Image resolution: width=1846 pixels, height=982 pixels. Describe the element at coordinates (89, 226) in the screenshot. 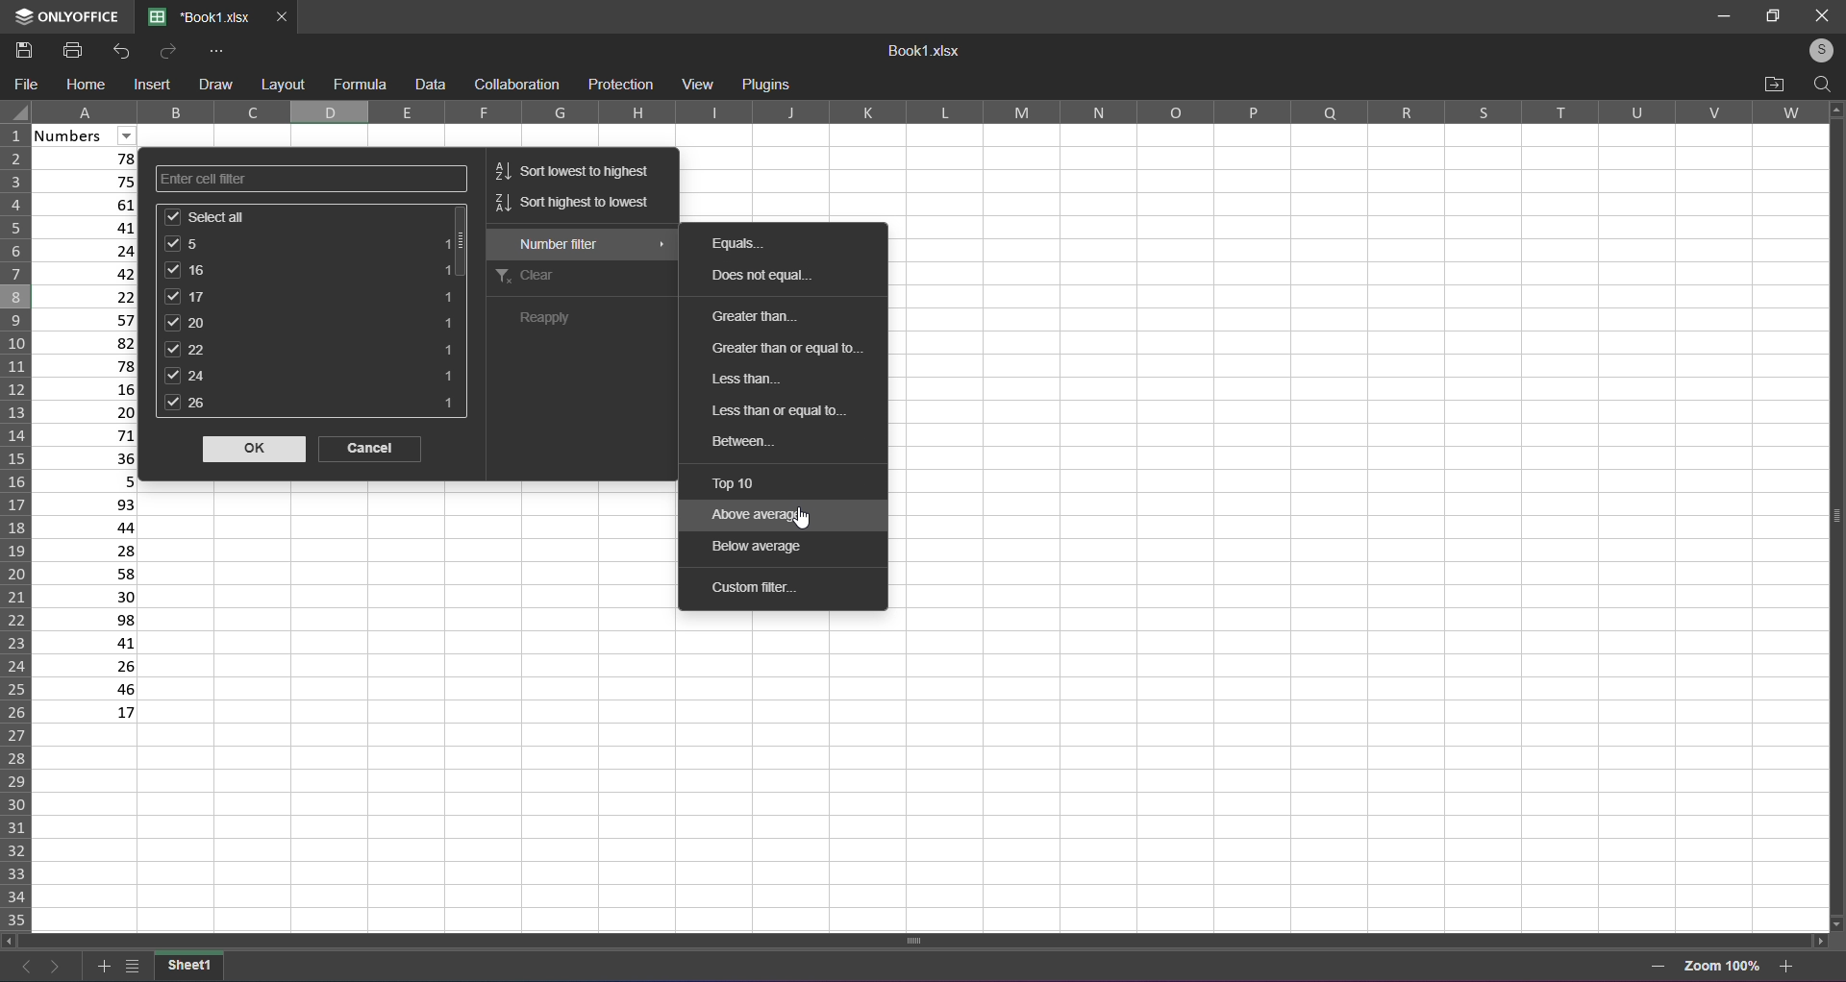

I see `41` at that location.